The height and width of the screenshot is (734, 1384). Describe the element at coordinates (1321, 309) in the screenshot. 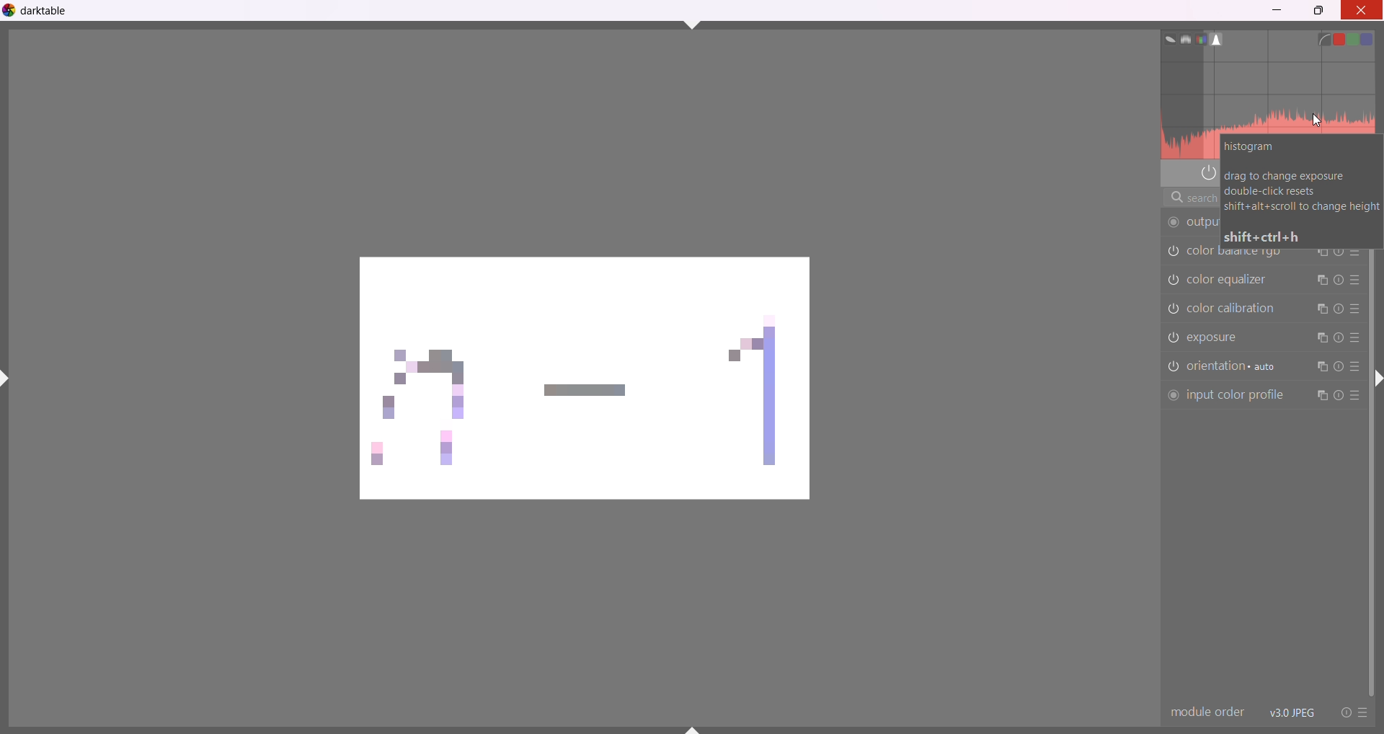

I see `instance` at that location.